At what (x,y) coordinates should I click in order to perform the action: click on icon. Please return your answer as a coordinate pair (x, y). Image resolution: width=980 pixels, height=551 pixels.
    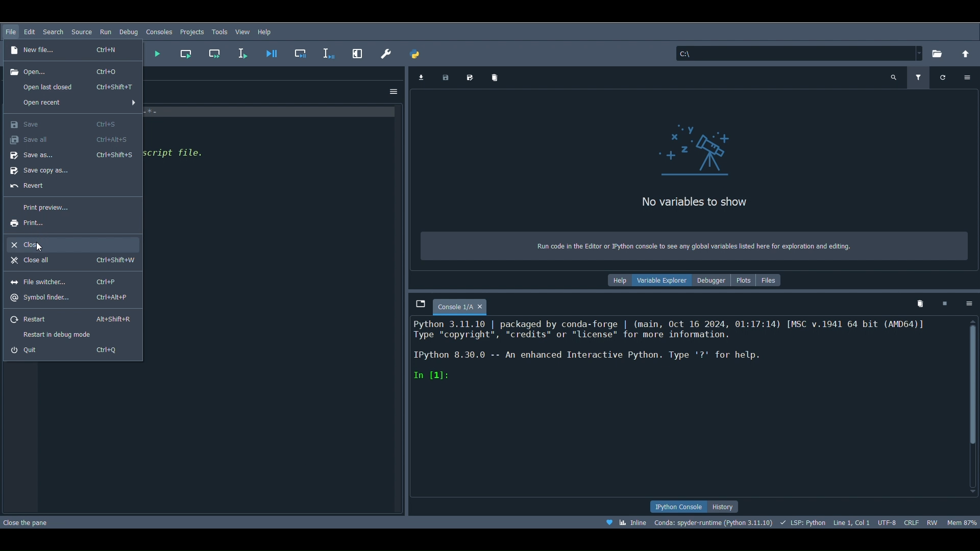
    Looking at the image, I should click on (694, 152).